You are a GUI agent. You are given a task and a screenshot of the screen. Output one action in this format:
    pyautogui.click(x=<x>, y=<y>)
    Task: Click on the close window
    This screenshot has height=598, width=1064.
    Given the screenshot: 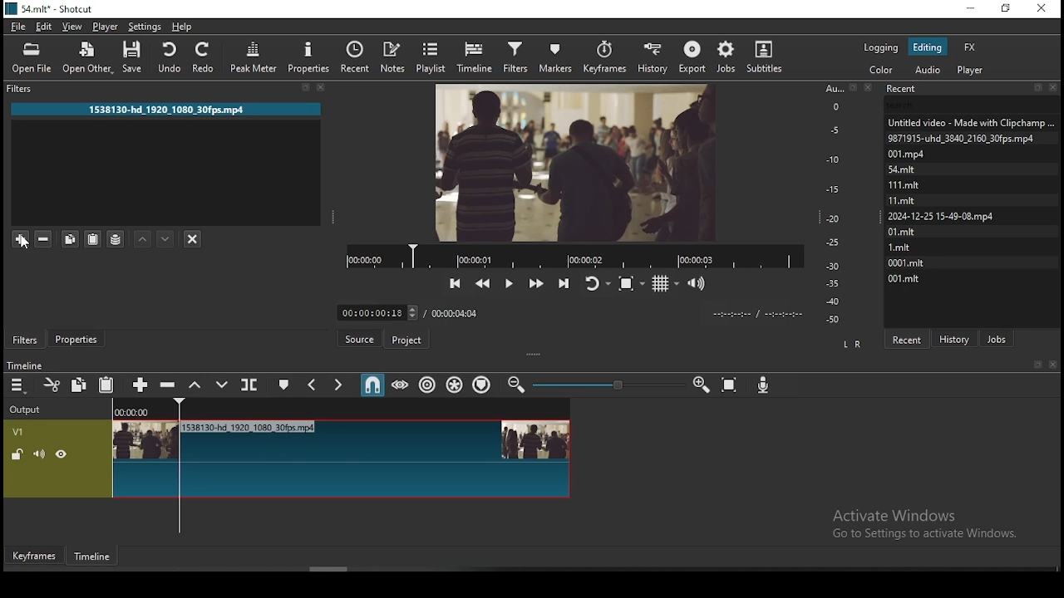 What is the action you would take?
    pyautogui.click(x=1045, y=9)
    